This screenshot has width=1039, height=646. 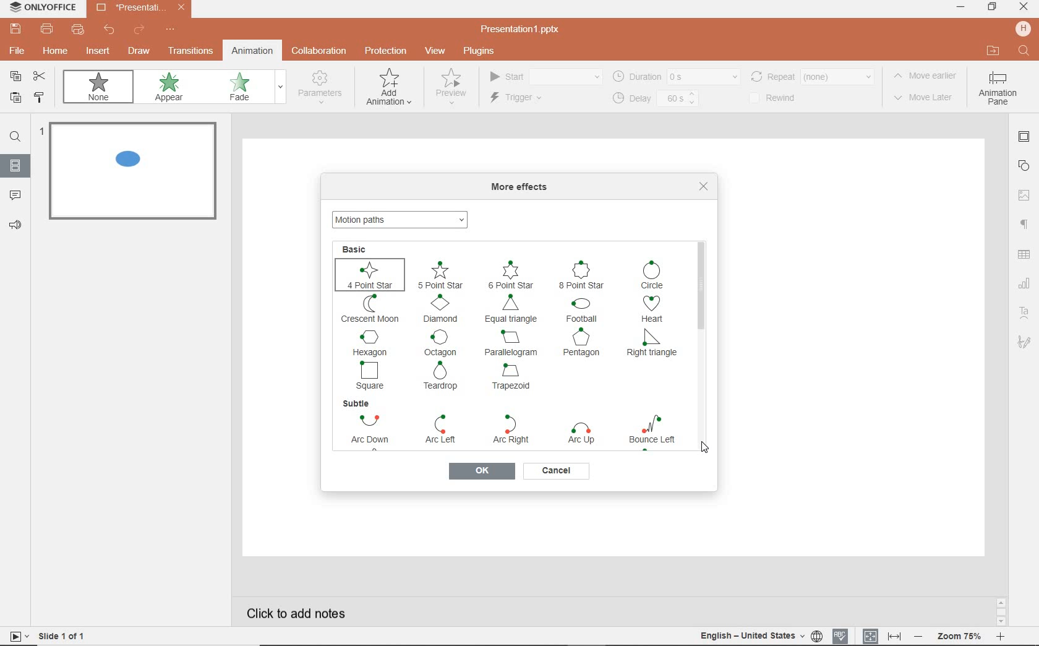 What do you see at coordinates (544, 77) in the screenshot?
I see `start` at bounding box center [544, 77].